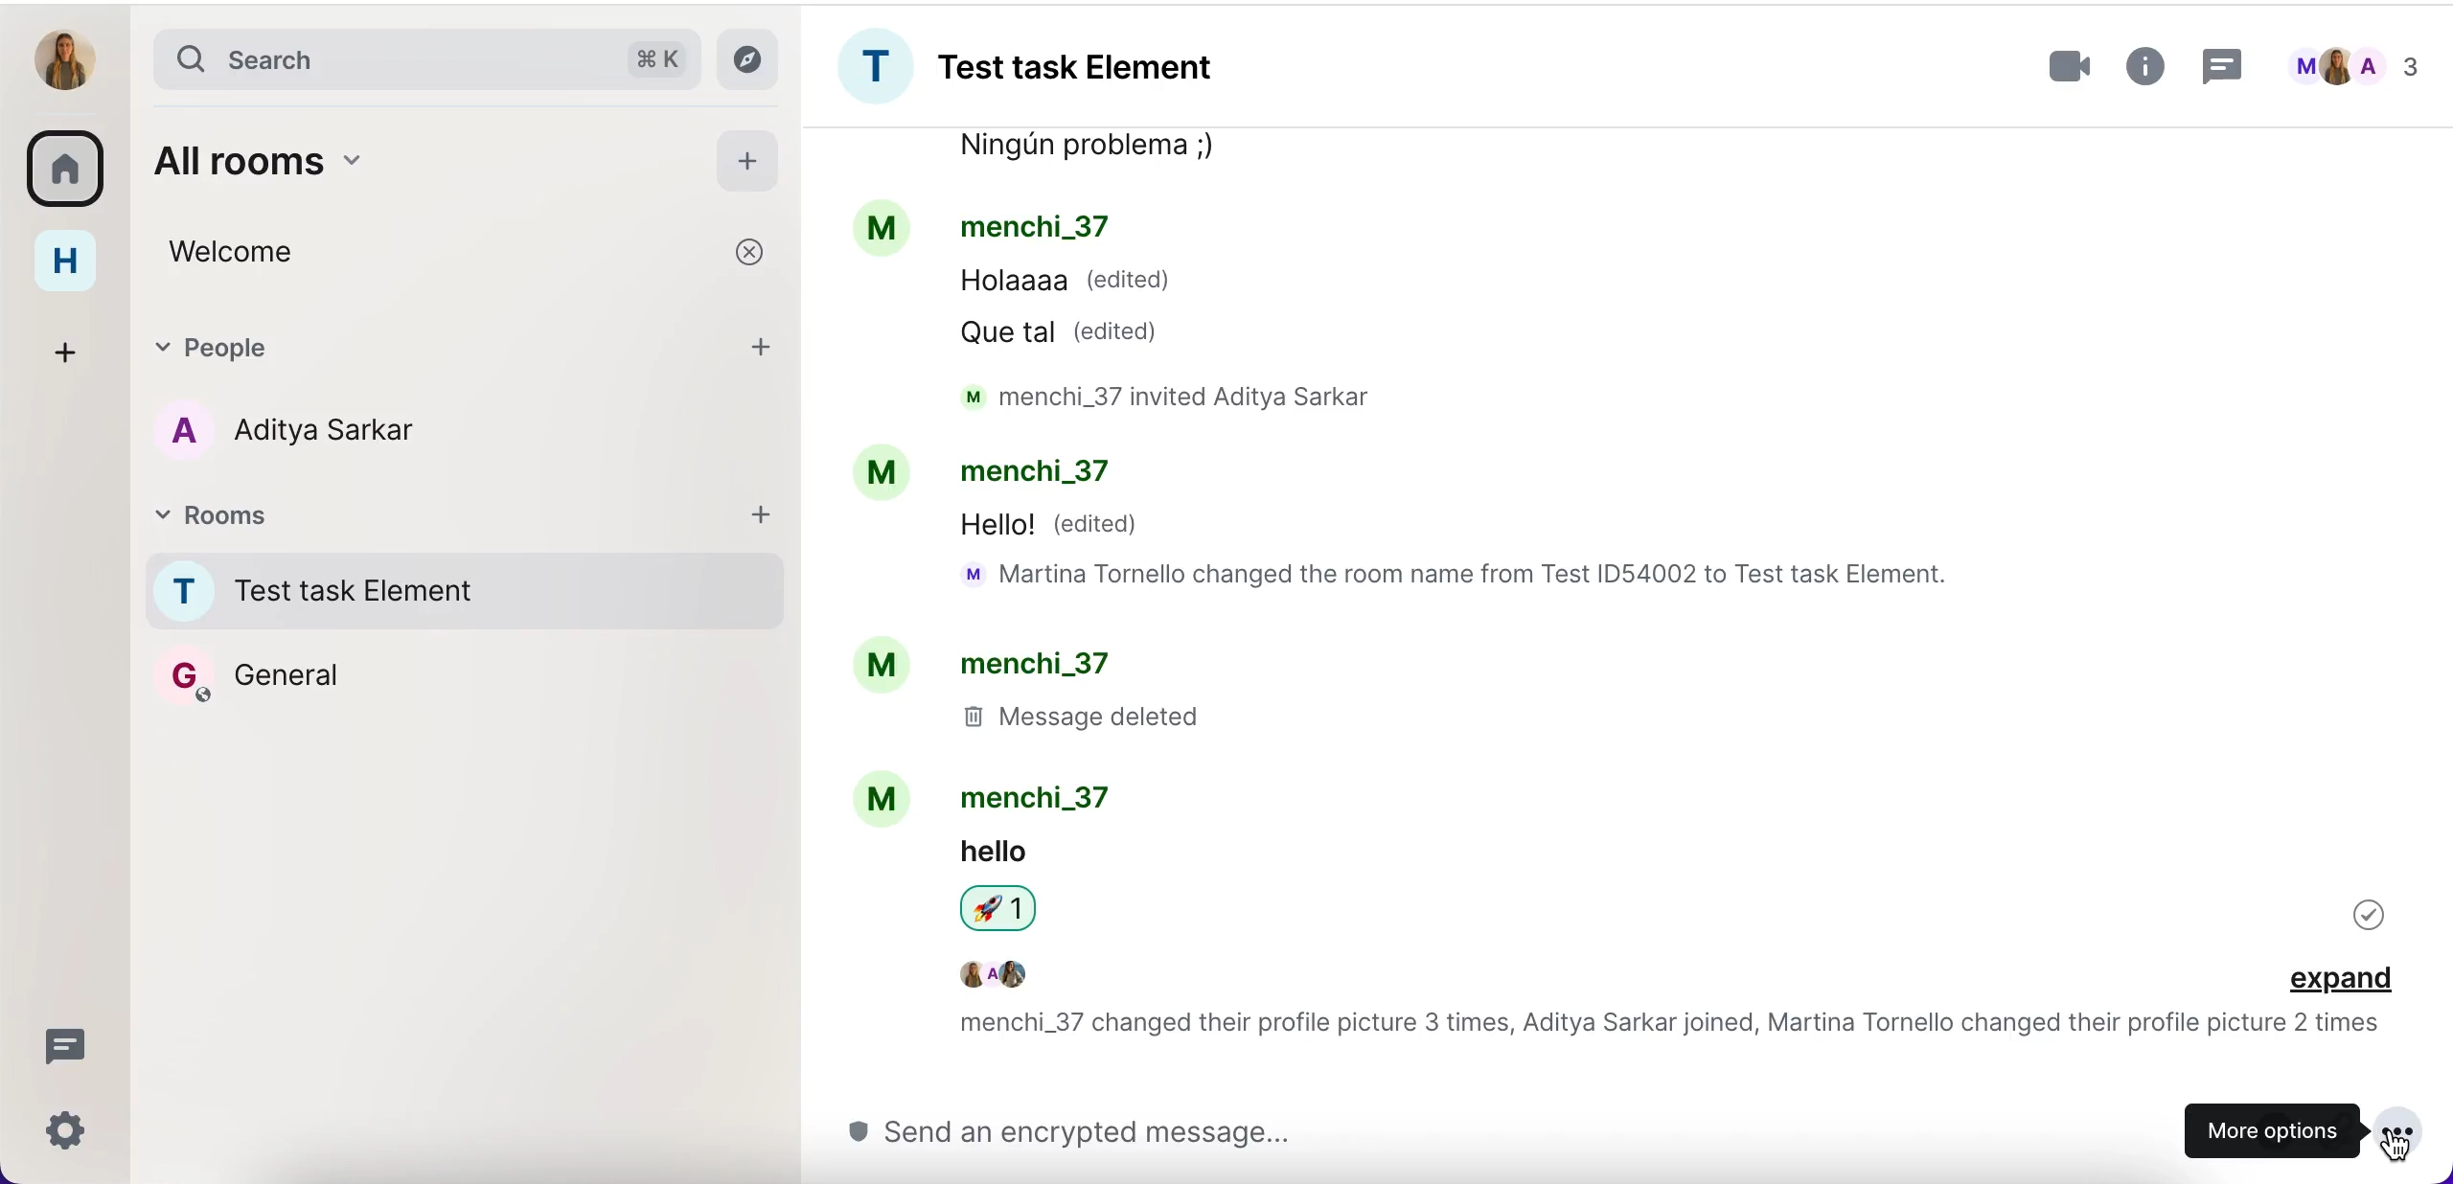 The width and height of the screenshot is (2453, 1184). What do you see at coordinates (2396, 1146) in the screenshot?
I see `cursor` at bounding box center [2396, 1146].